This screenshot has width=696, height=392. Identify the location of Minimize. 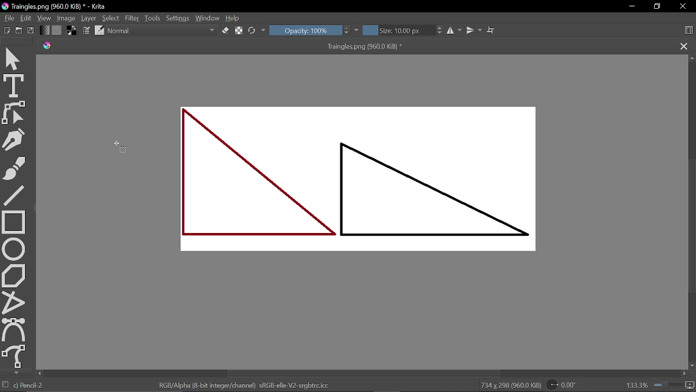
(631, 7).